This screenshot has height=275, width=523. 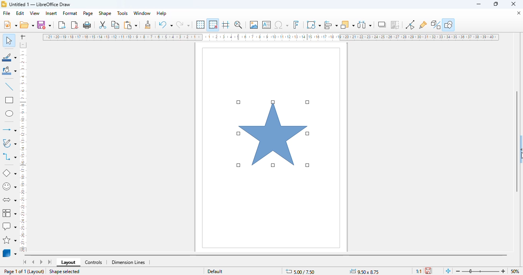 I want to click on file, so click(x=7, y=13).